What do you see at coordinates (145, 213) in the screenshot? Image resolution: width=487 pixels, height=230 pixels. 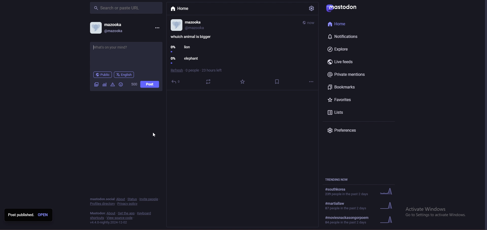 I see `keyboard` at bounding box center [145, 213].